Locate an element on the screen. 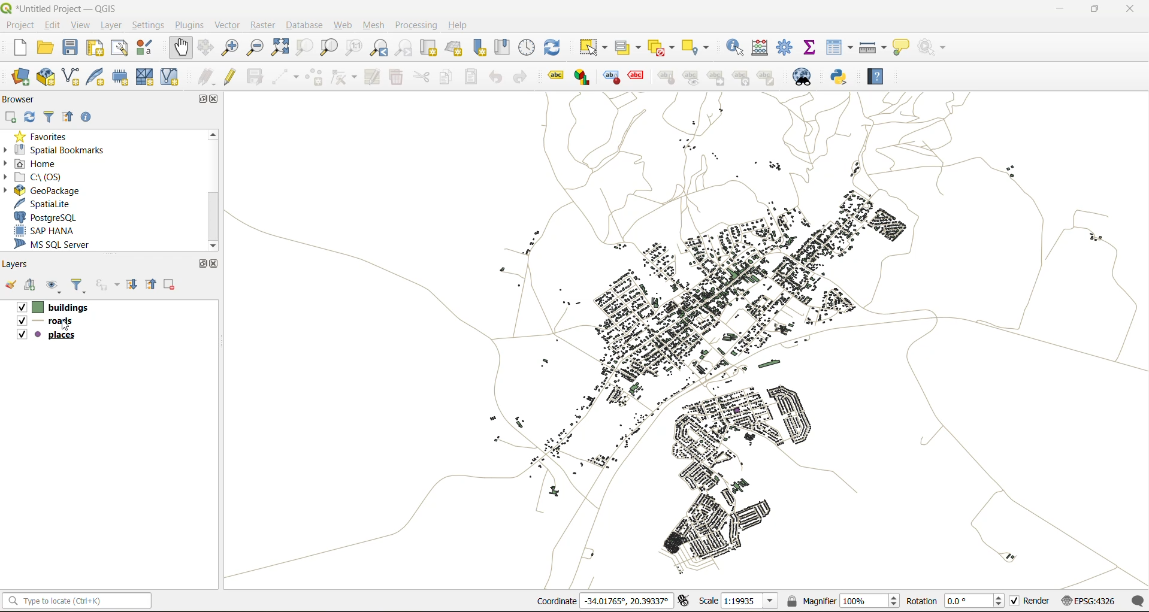  scale is located at coordinates (741, 601).